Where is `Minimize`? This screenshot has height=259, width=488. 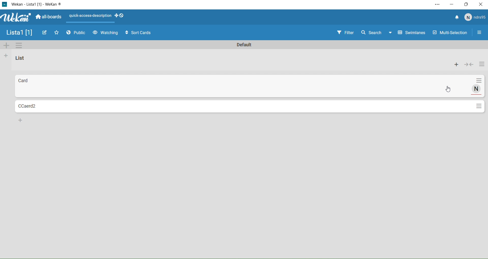
Minimize is located at coordinates (452, 4).